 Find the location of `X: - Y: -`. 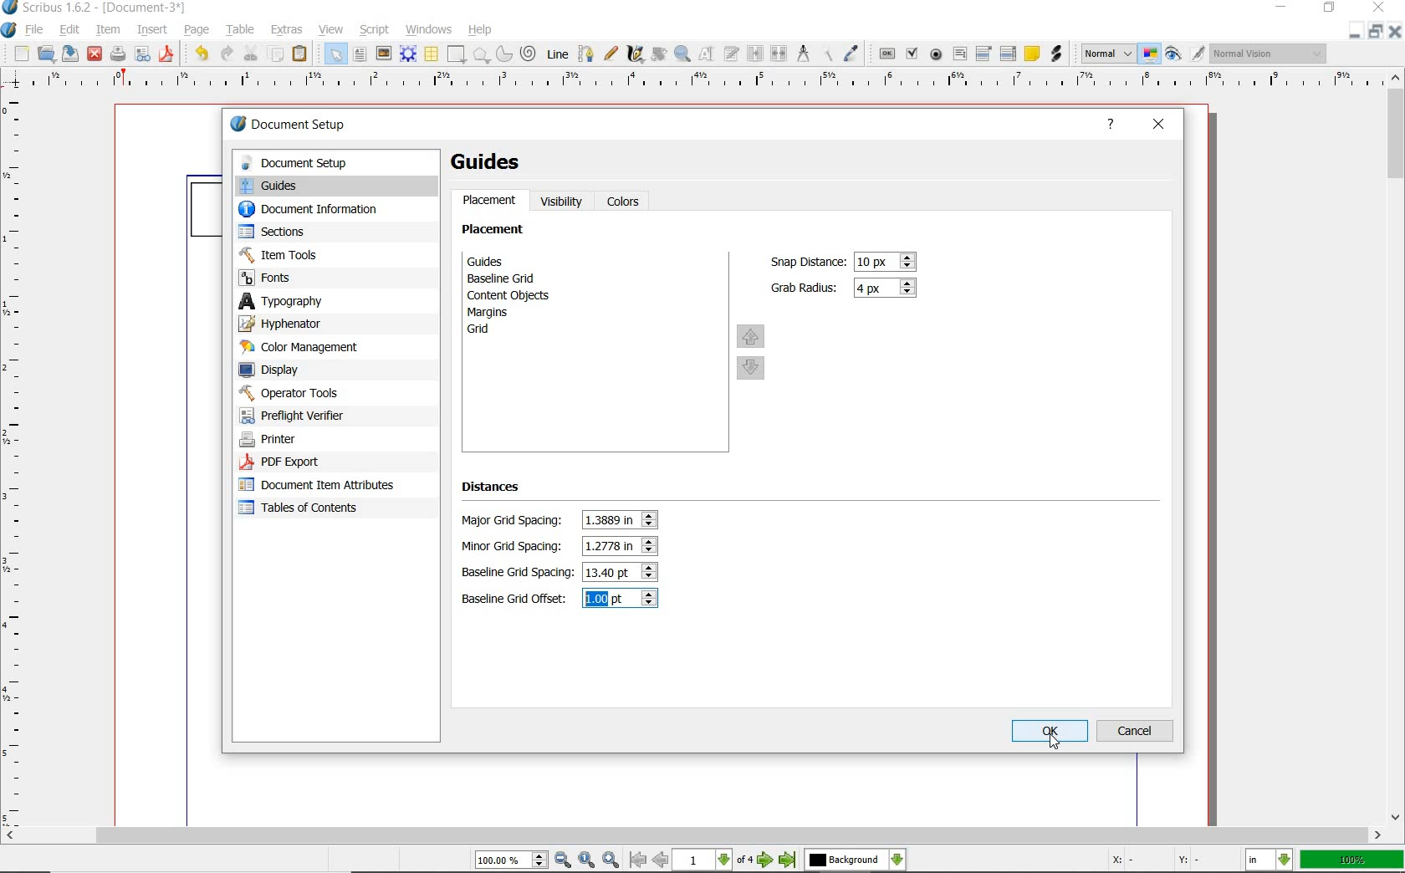

X: - Y: - is located at coordinates (1152, 860).